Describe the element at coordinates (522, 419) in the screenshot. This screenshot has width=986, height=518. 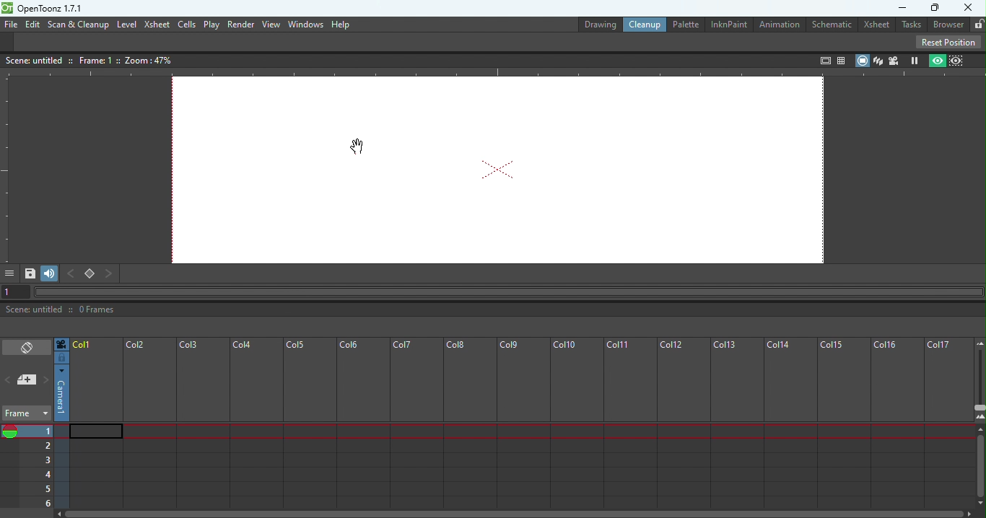
I see `Frame` at that location.